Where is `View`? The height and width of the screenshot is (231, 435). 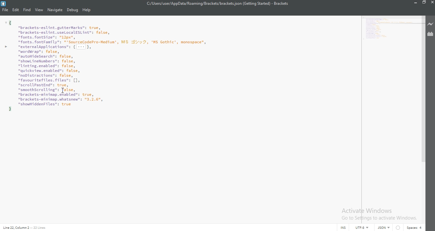 View is located at coordinates (39, 10).